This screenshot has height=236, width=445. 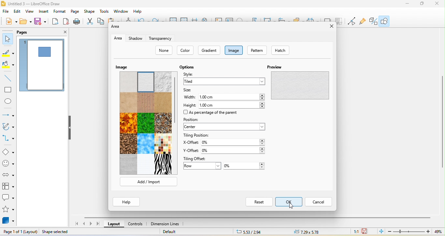 What do you see at coordinates (230, 20) in the screenshot?
I see `text box` at bounding box center [230, 20].